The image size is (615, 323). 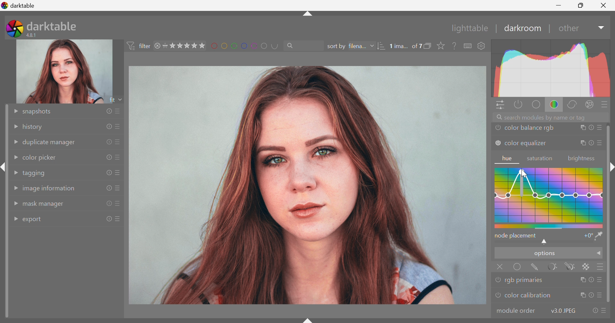 I want to click on presets, so click(x=119, y=158).